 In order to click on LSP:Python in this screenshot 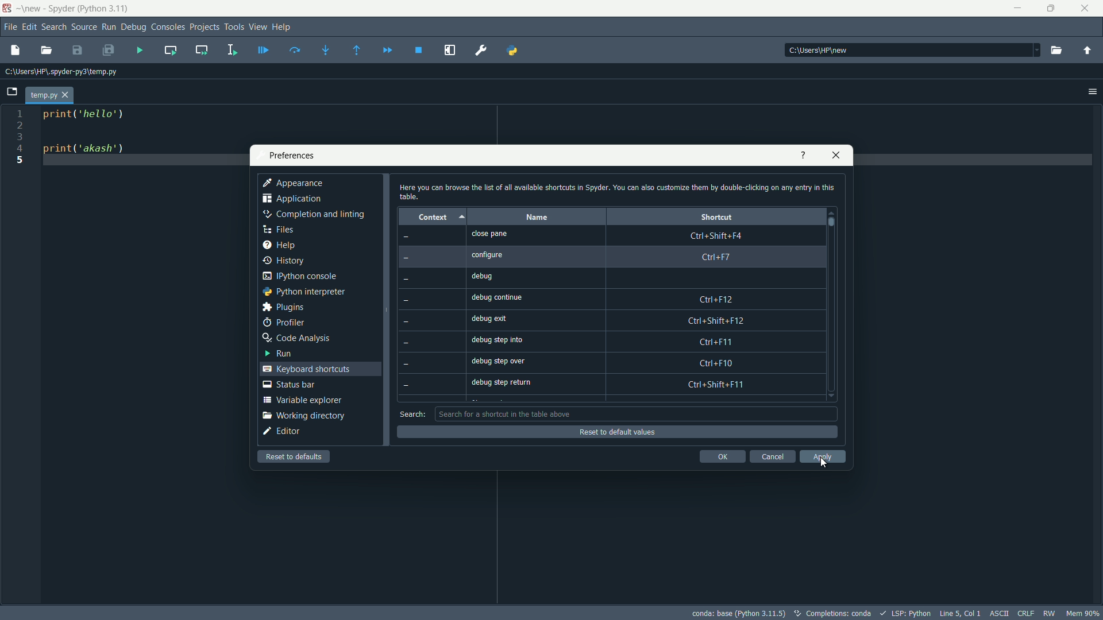, I will do `click(911, 614)`.